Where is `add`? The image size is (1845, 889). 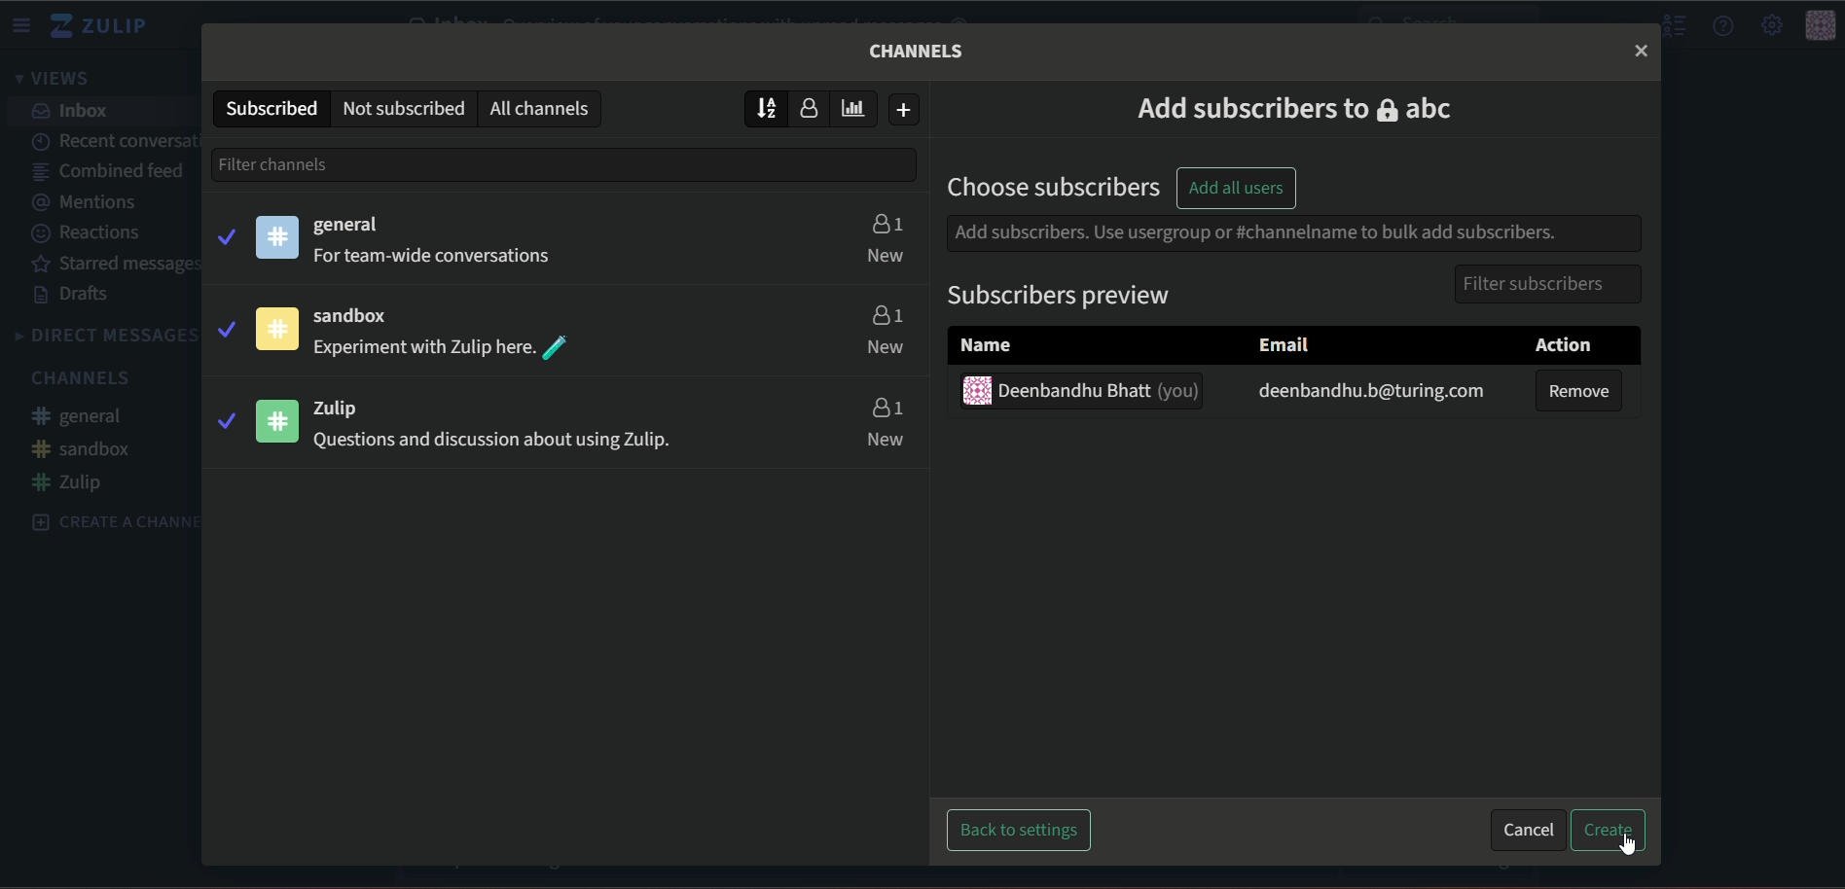 add is located at coordinates (906, 110).